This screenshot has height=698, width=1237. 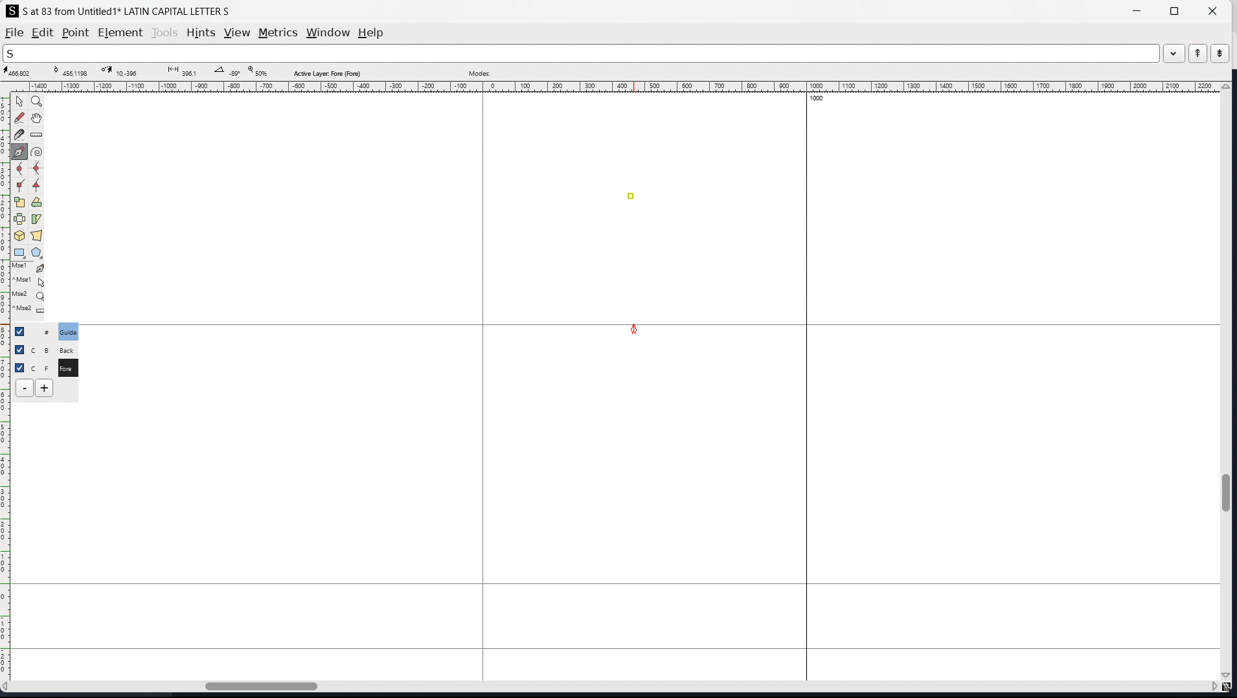 What do you see at coordinates (20, 152) in the screenshot?
I see `add a point then drag out its control points` at bounding box center [20, 152].